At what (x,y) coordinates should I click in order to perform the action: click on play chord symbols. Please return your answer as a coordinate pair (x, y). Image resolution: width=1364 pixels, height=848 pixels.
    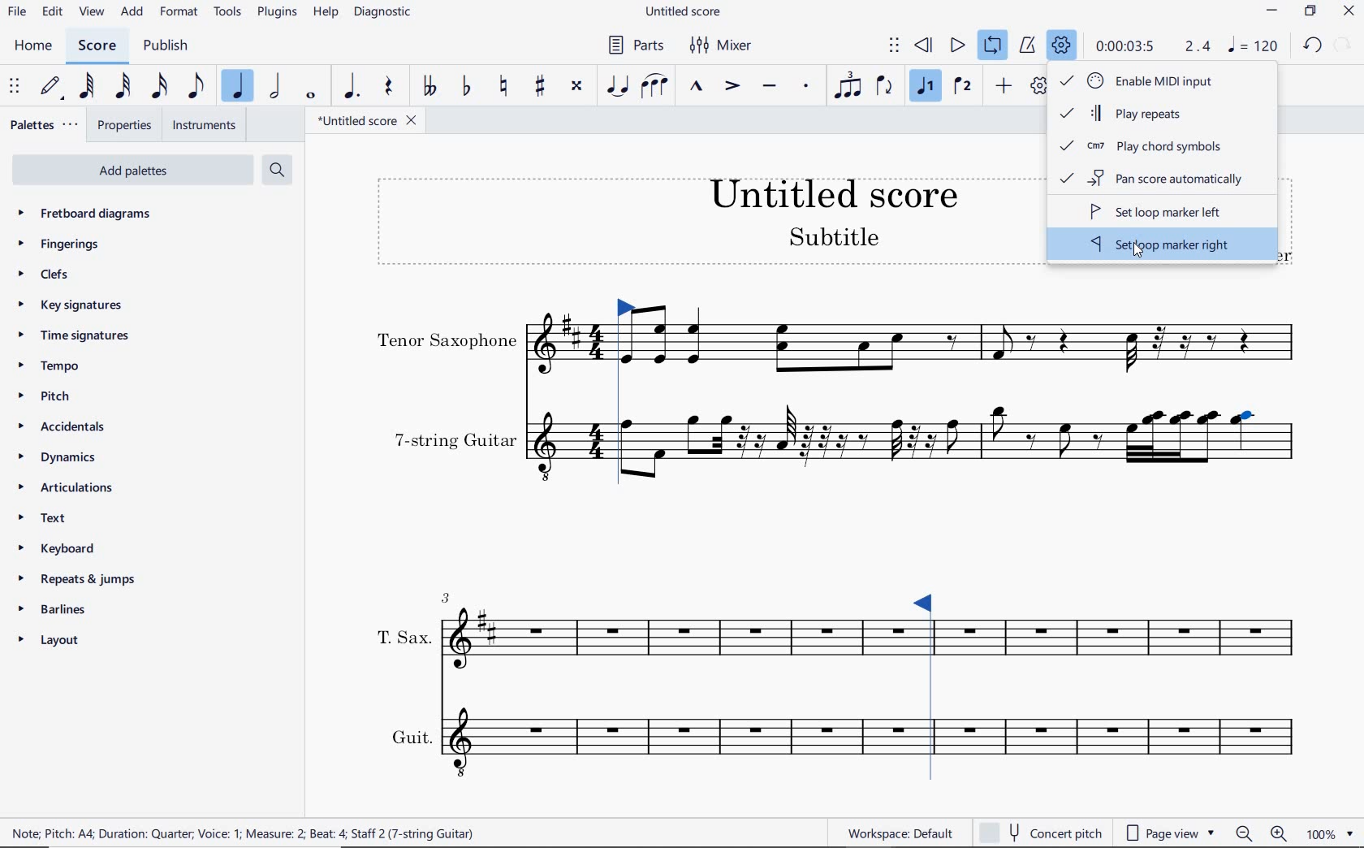
    Looking at the image, I should click on (1148, 147).